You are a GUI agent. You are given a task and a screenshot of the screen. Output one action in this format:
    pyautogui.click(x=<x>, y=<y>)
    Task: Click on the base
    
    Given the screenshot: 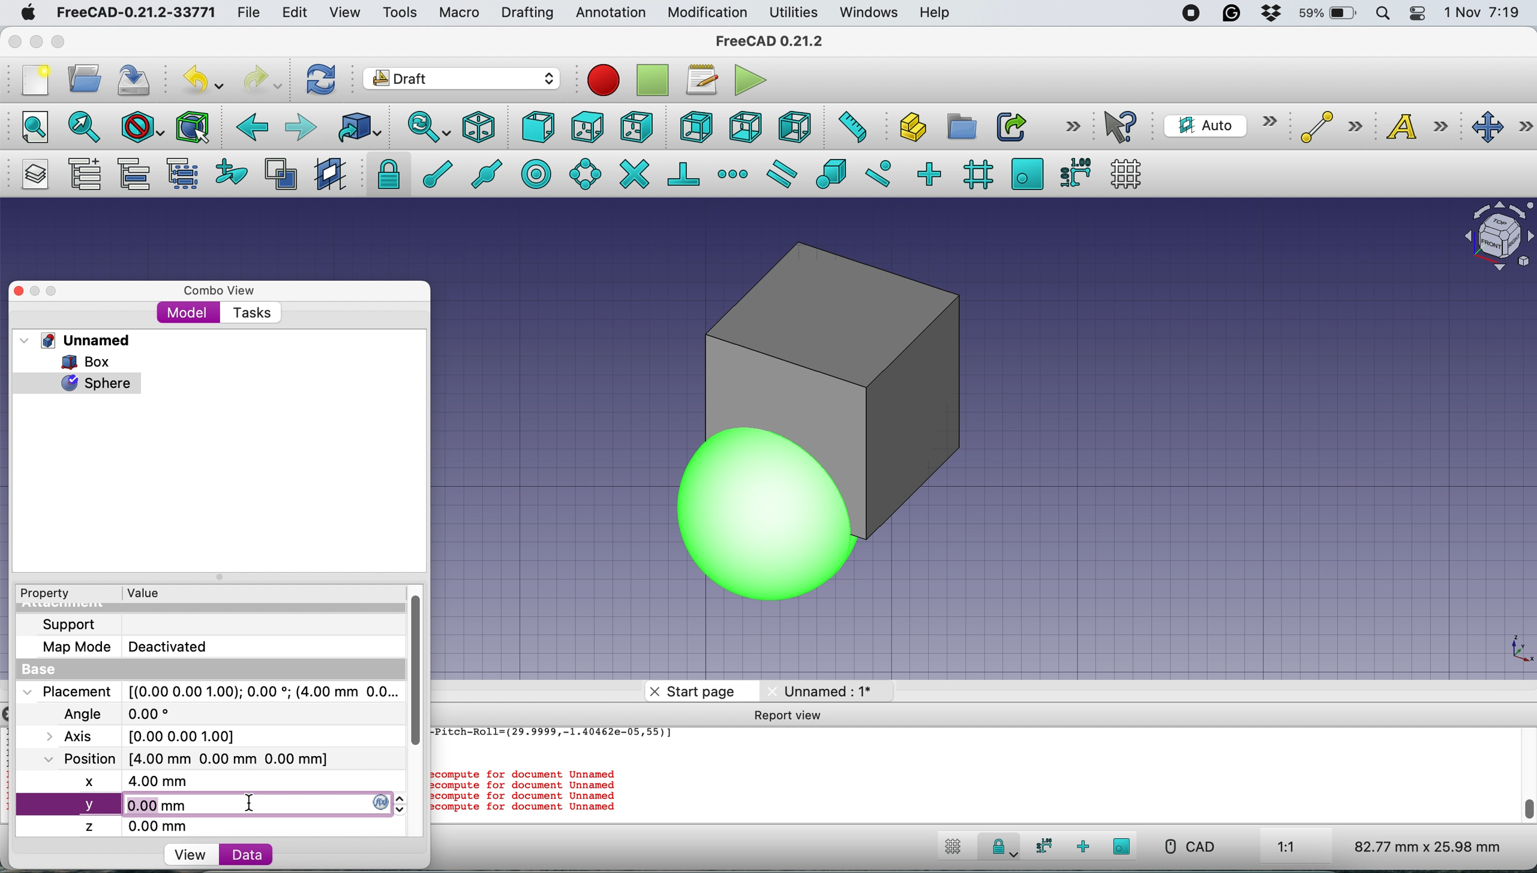 What is the action you would take?
    pyautogui.click(x=43, y=670)
    